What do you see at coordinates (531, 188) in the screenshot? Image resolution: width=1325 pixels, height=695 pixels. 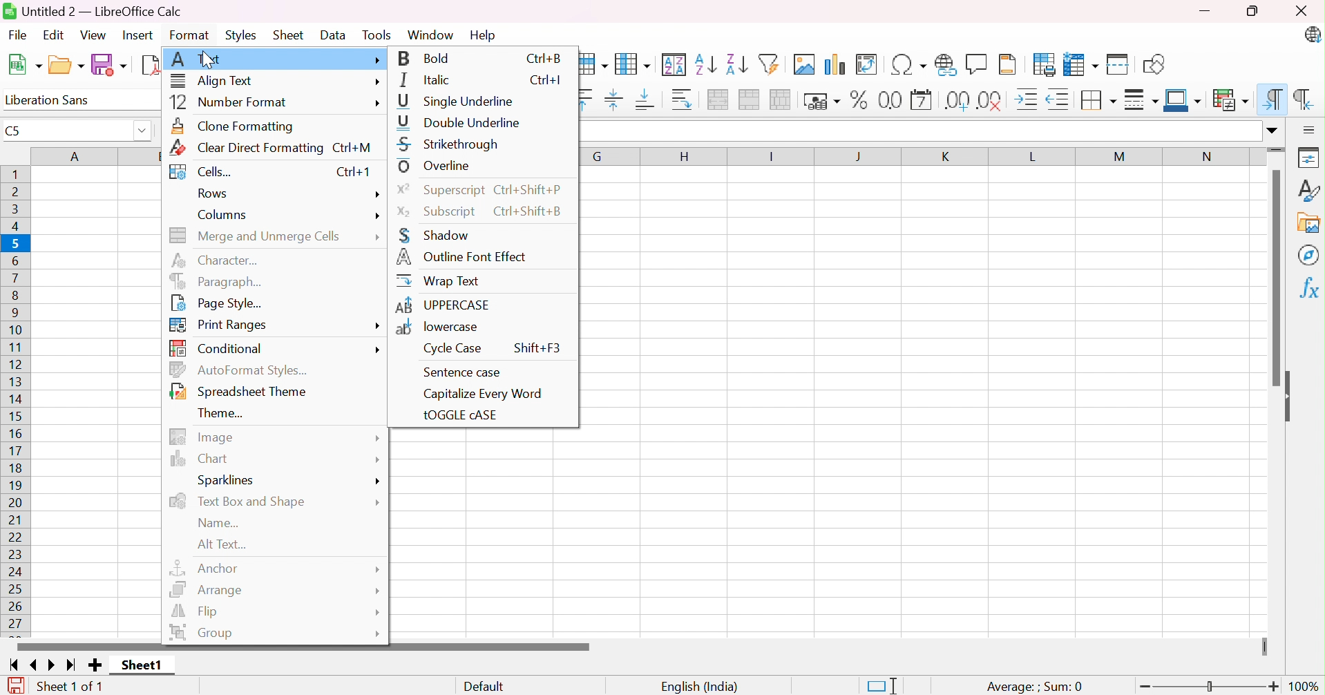 I see `Ctrl+Shift+P` at bounding box center [531, 188].